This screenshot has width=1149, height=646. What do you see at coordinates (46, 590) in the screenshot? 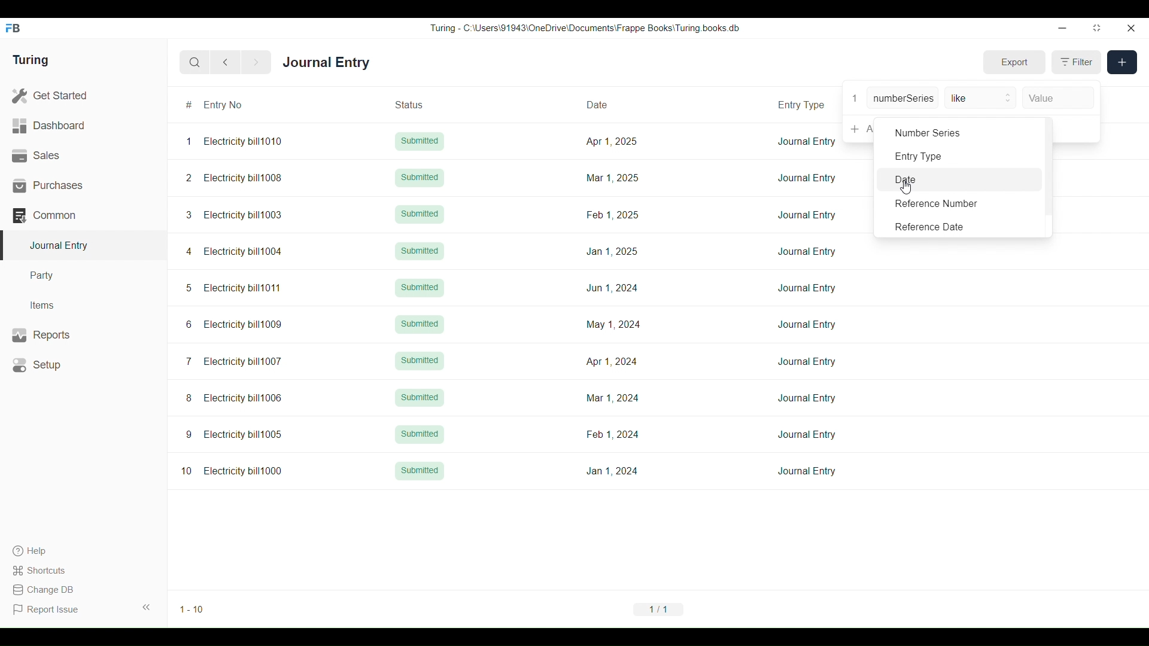
I see `Change DB` at bounding box center [46, 590].